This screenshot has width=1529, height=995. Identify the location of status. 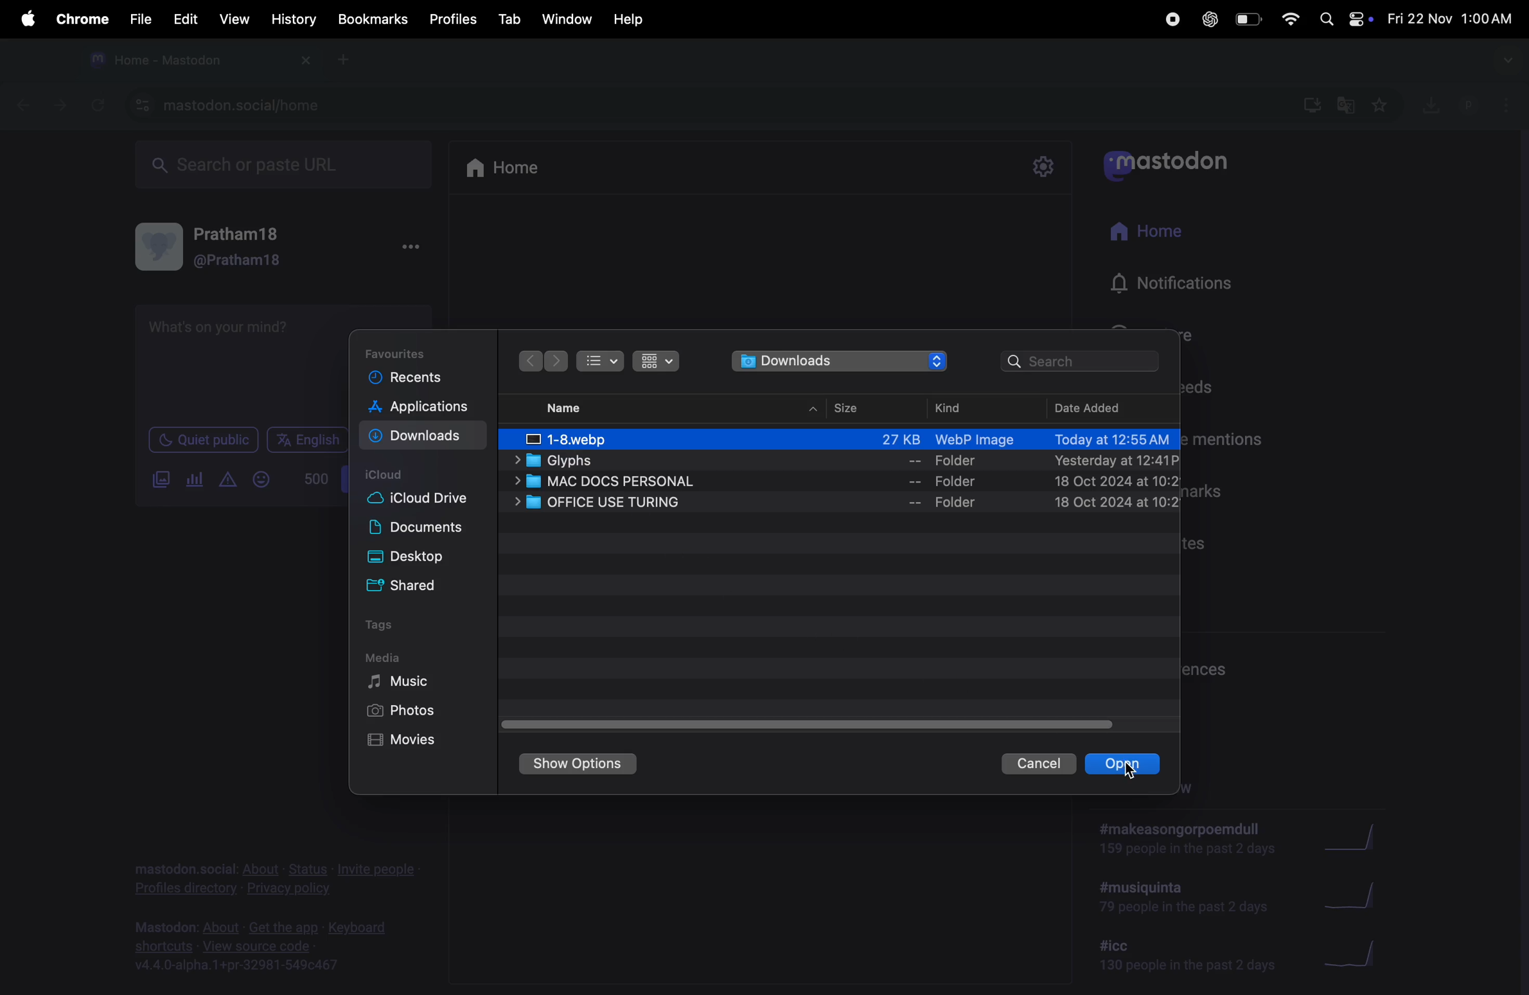
(310, 870).